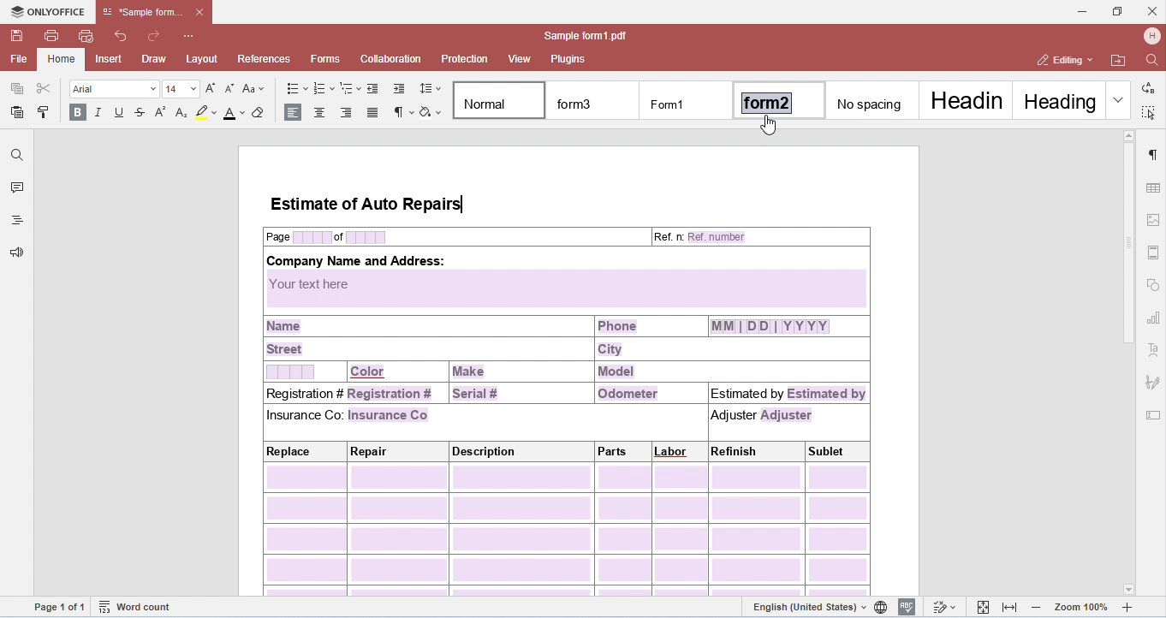  I want to click on paragraph line spacing, so click(429, 89).